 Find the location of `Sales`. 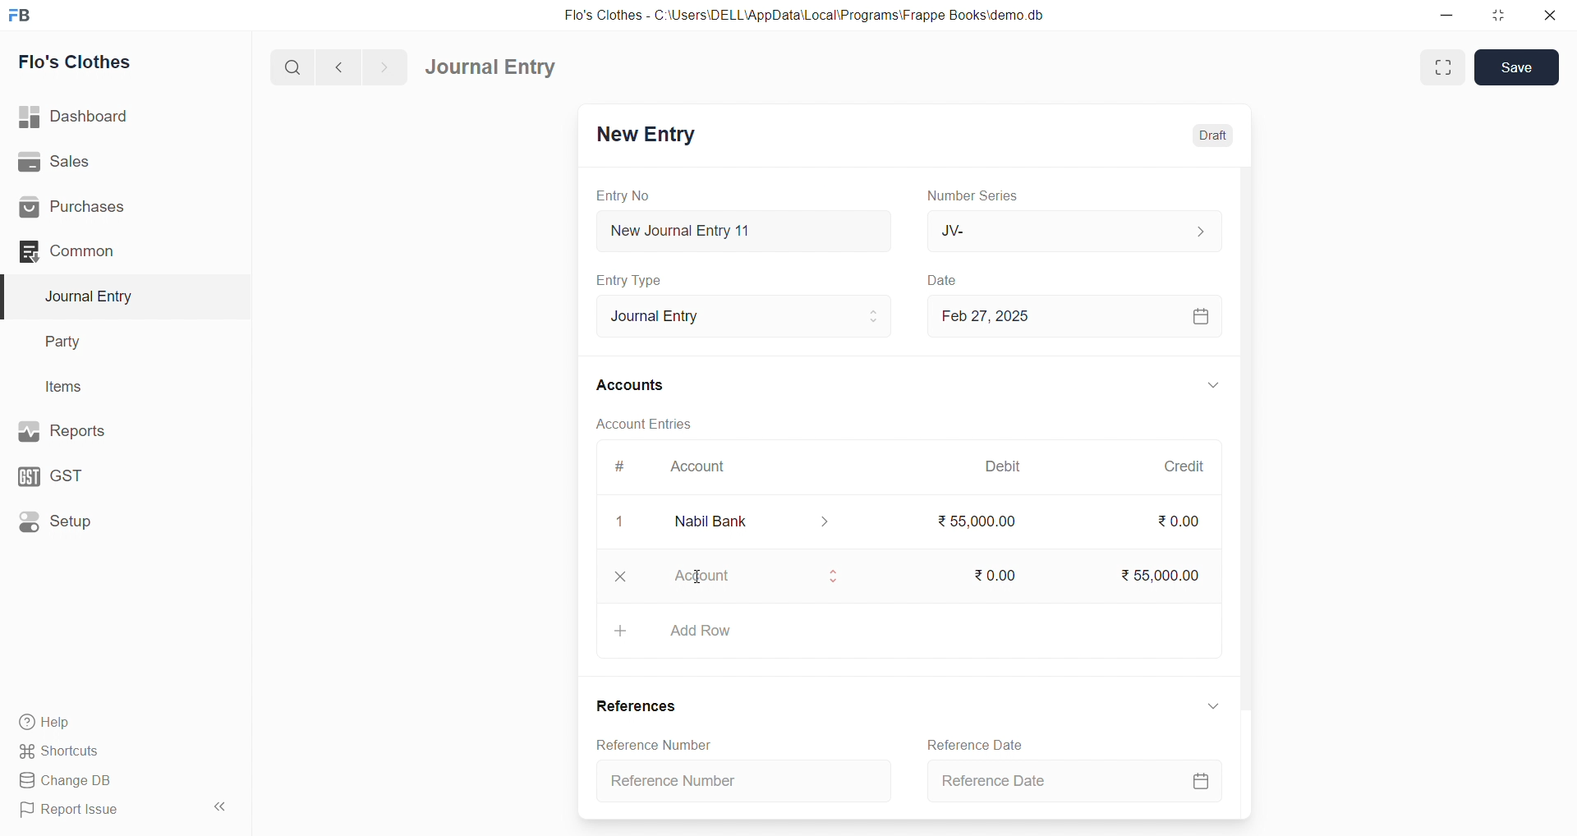

Sales is located at coordinates (98, 161).